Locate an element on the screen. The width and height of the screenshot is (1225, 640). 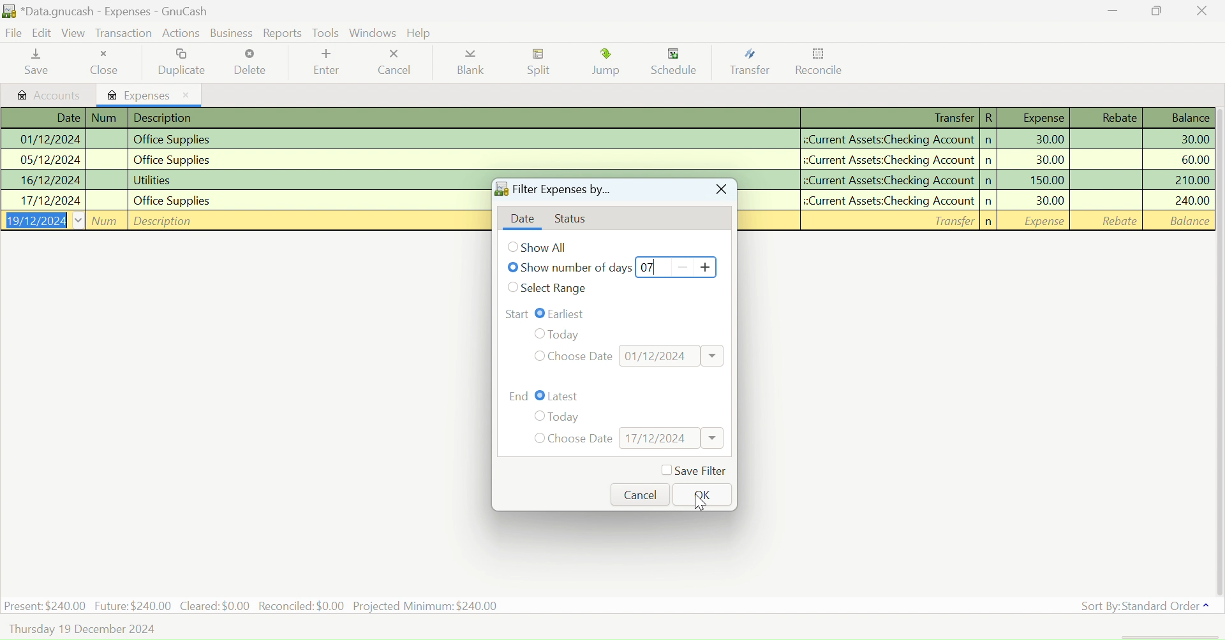
Actions is located at coordinates (183, 33).